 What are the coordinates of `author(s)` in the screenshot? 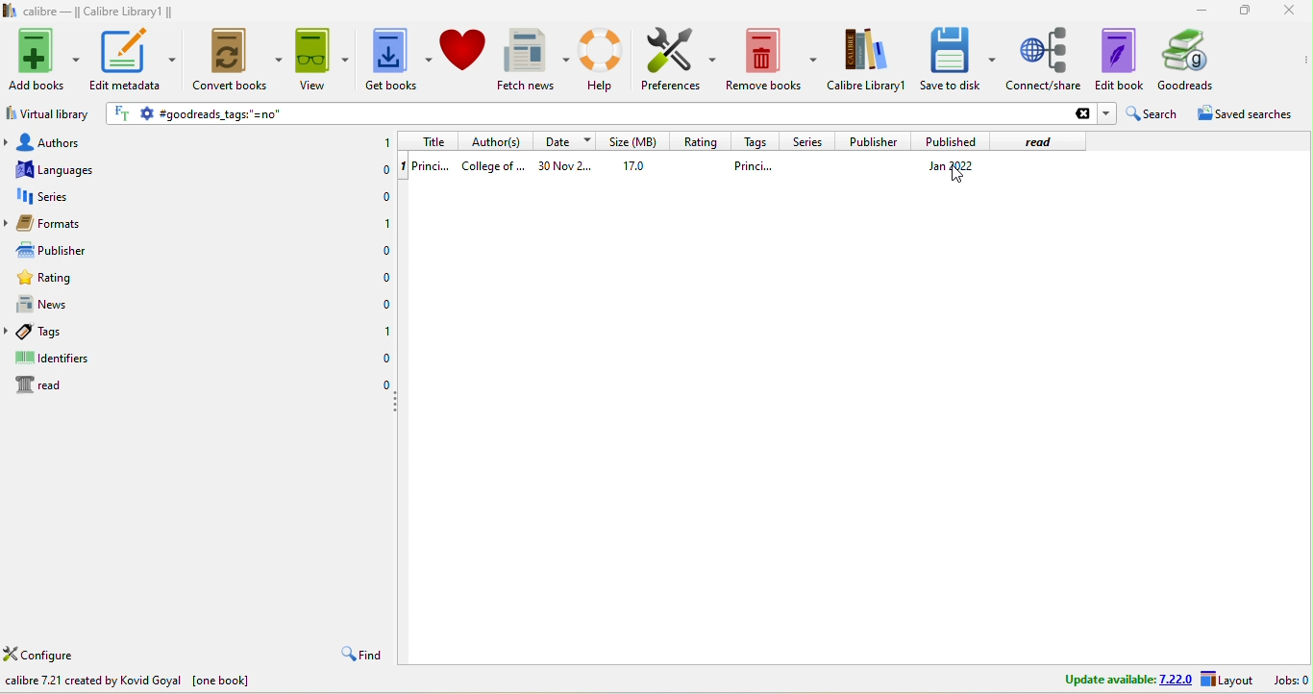 It's located at (494, 141).